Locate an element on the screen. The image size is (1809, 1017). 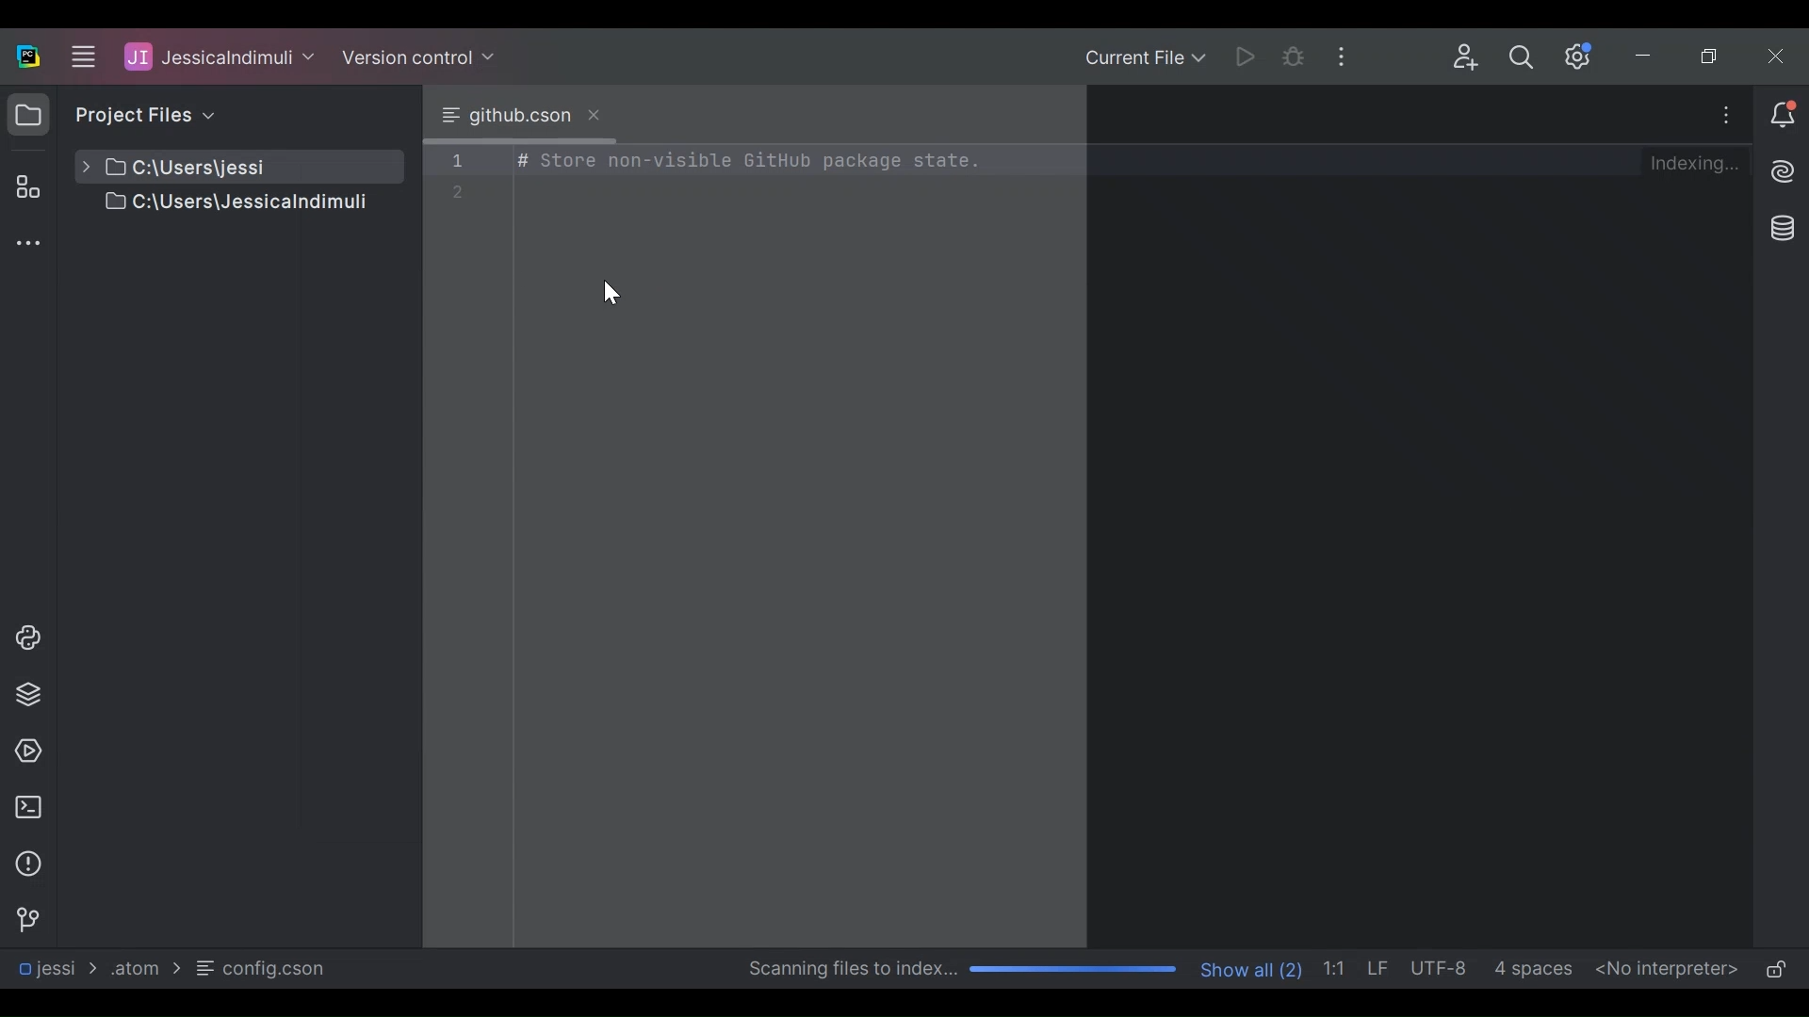
Show Number of Files is located at coordinates (1253, 967).